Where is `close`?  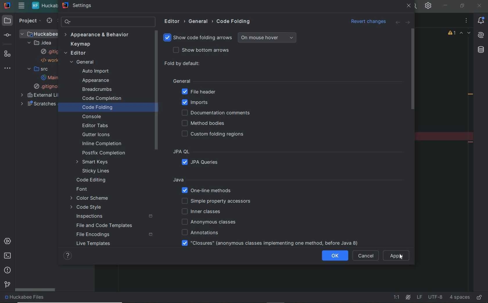
close is located at coordinates (479, 6).